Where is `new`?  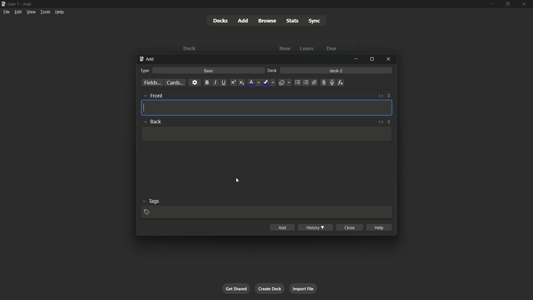 new is located at coordinates (285, 49).